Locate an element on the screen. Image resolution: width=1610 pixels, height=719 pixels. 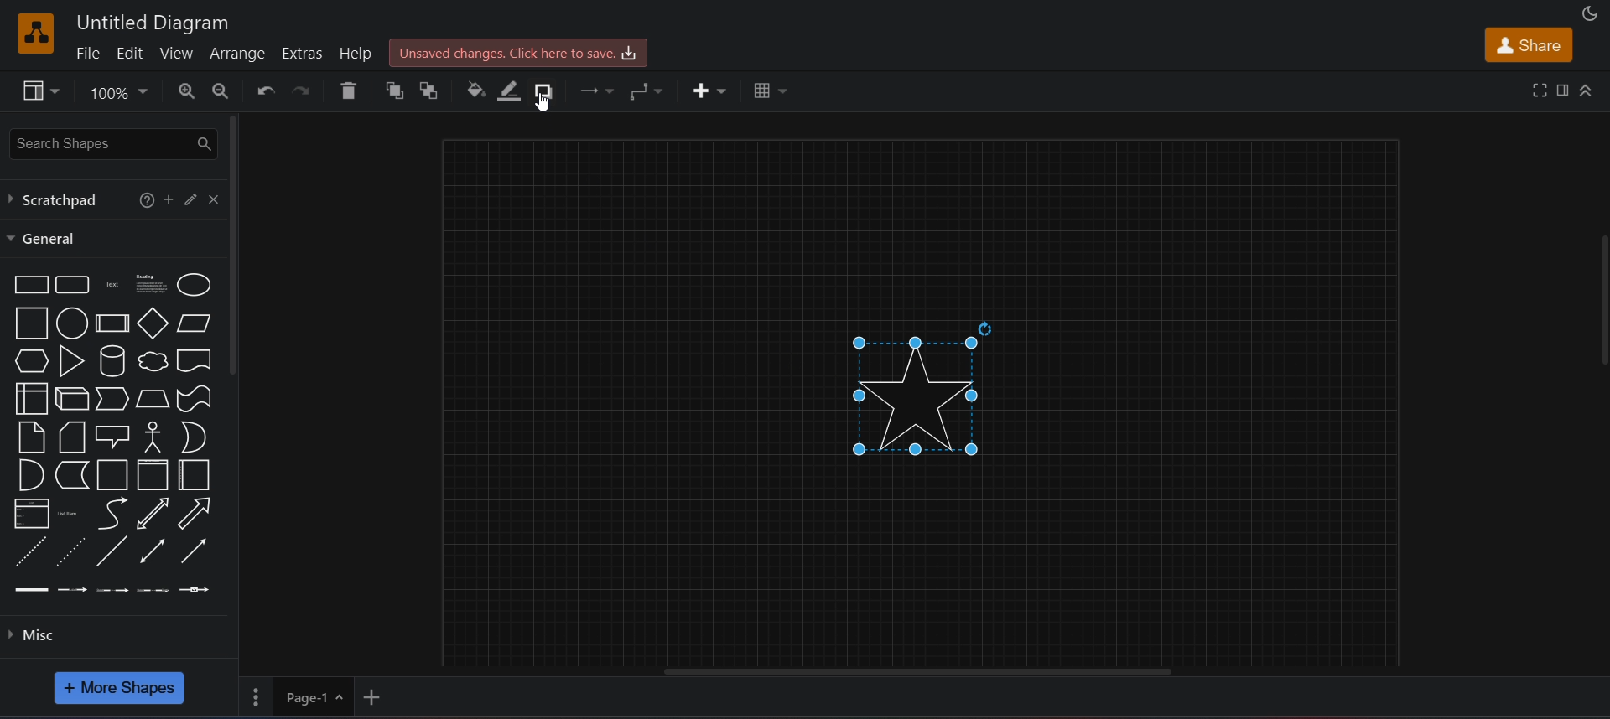
circle is located at coordinates (71, 322).